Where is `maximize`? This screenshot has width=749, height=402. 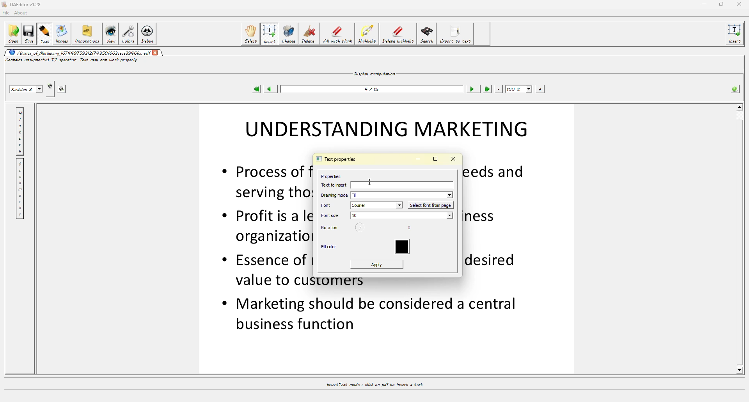 maximize is located at coordinates (435, 159).